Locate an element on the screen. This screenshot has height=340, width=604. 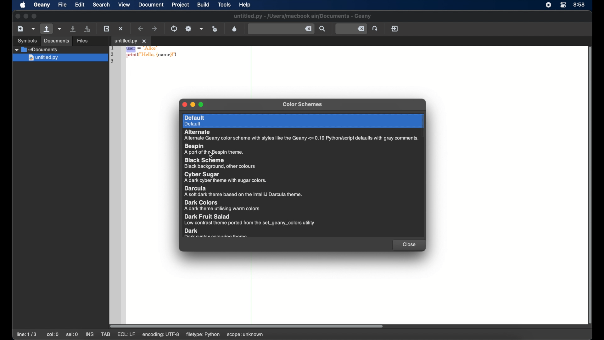
open color chooser dialog is located at coordinates (235, 29).